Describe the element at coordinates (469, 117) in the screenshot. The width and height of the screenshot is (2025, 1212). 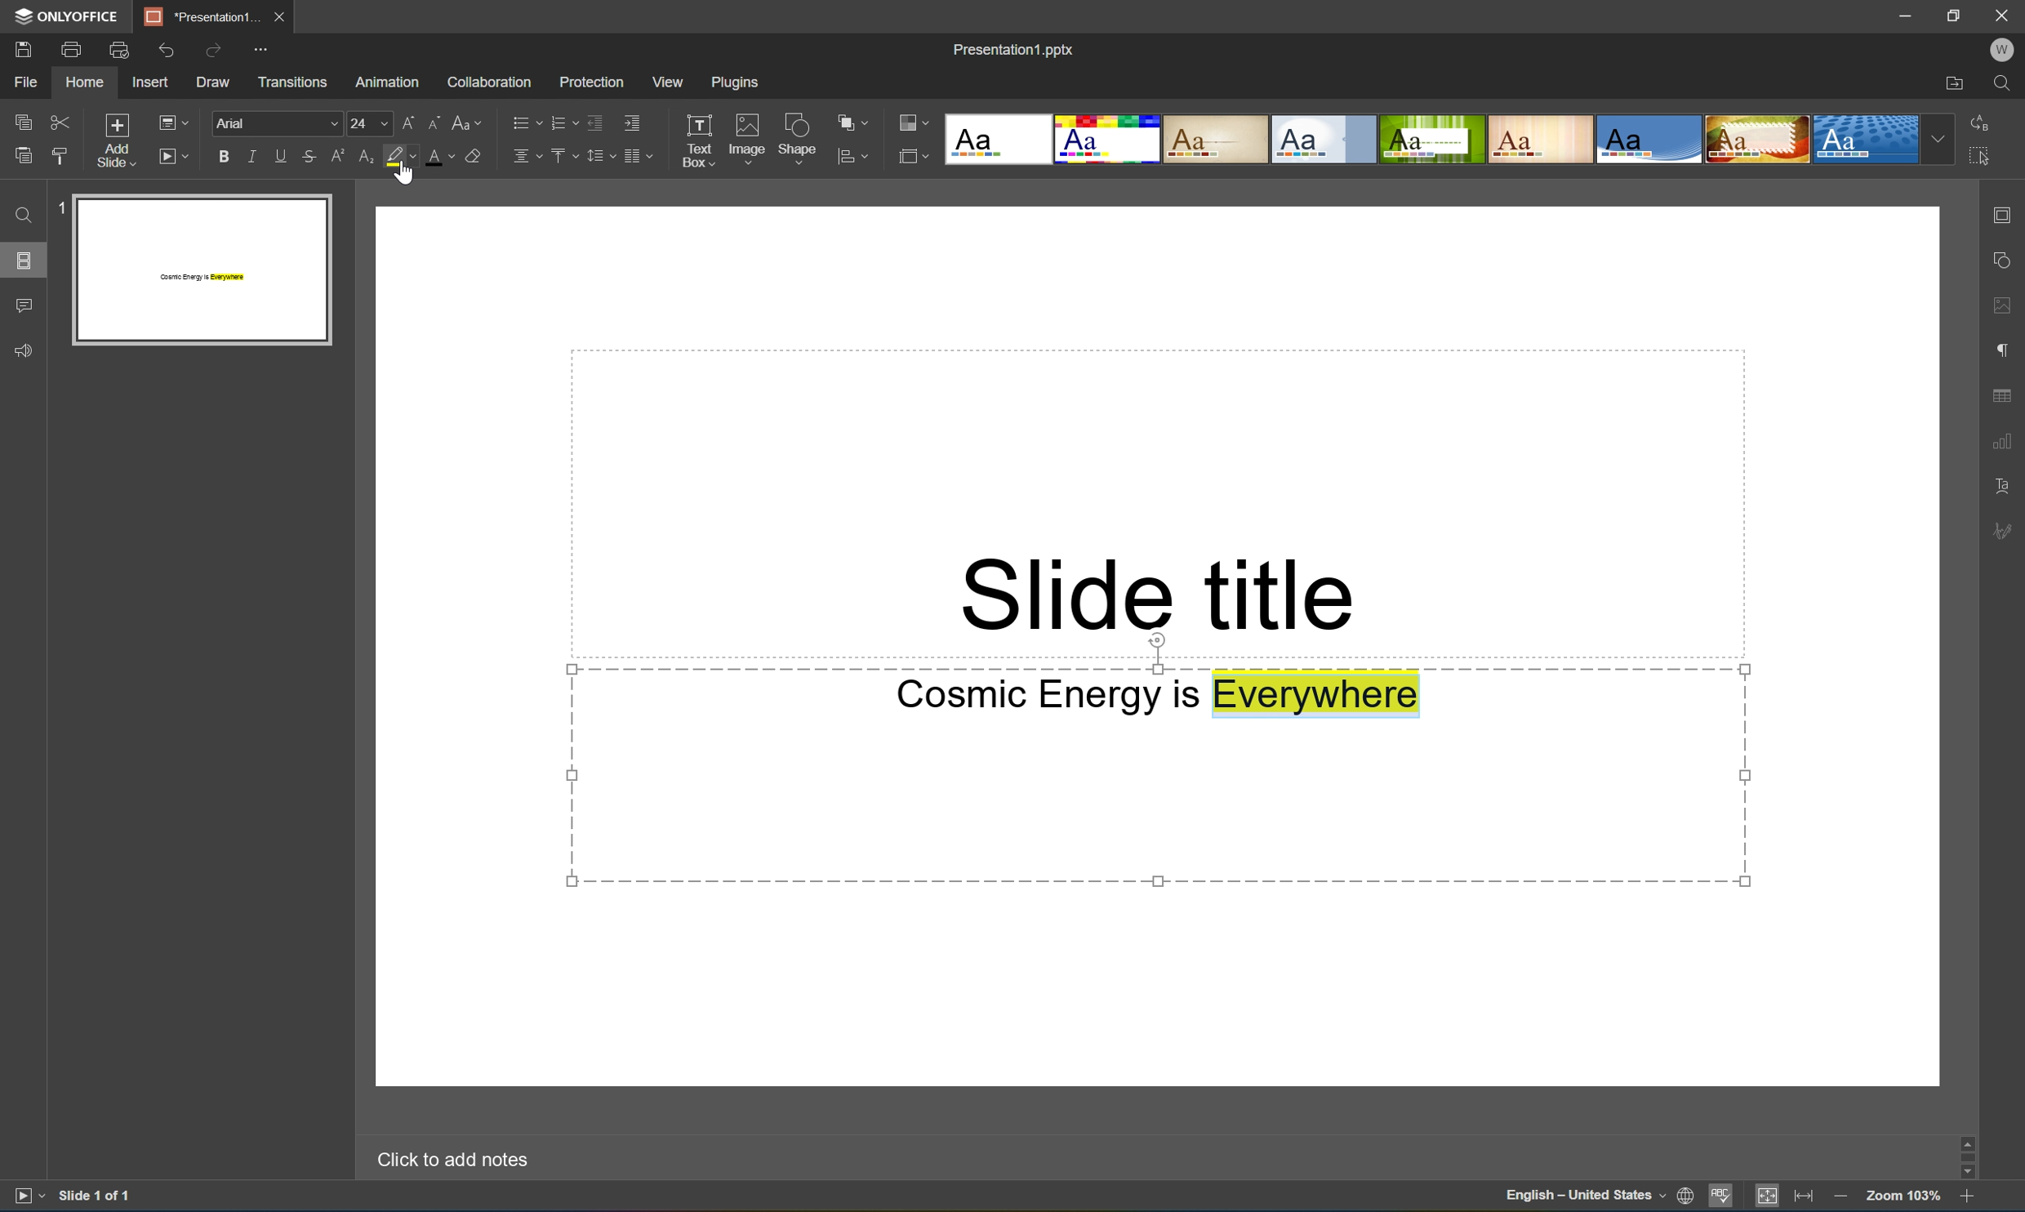
I see `Change case` at that location.